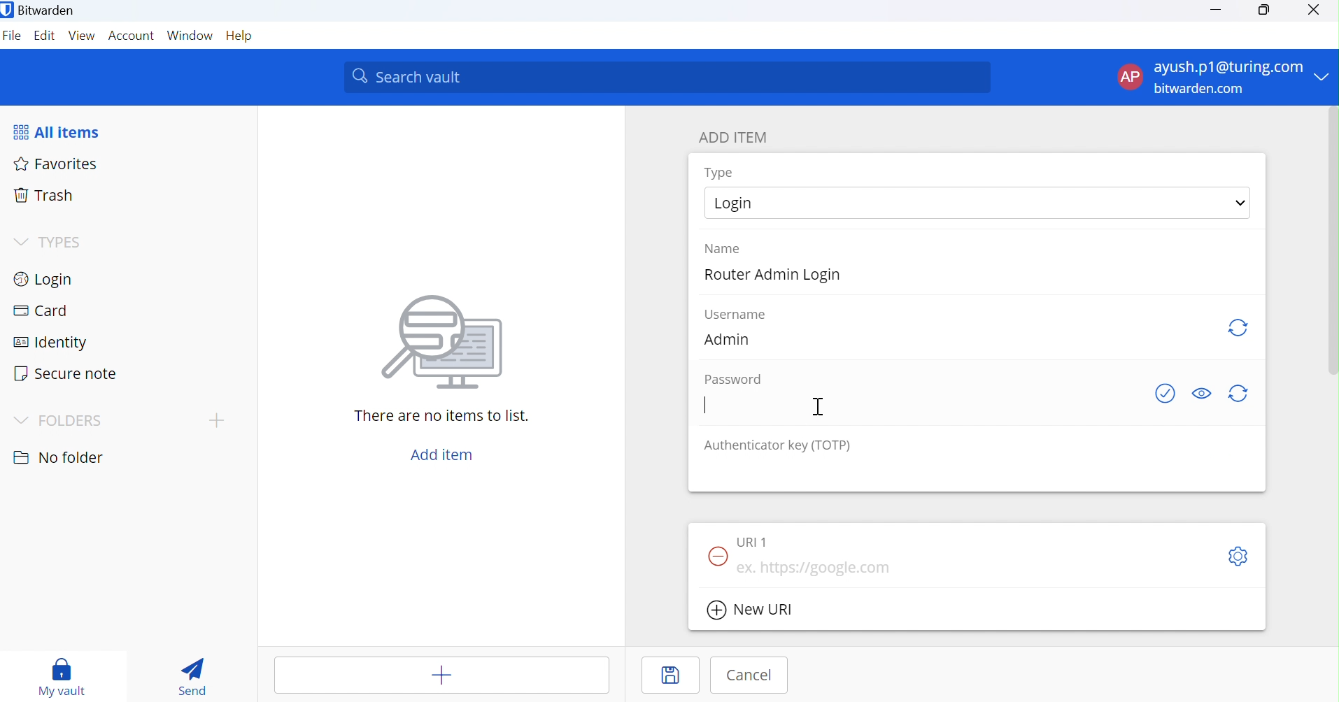  I want to click on S, so click(1237, 558).